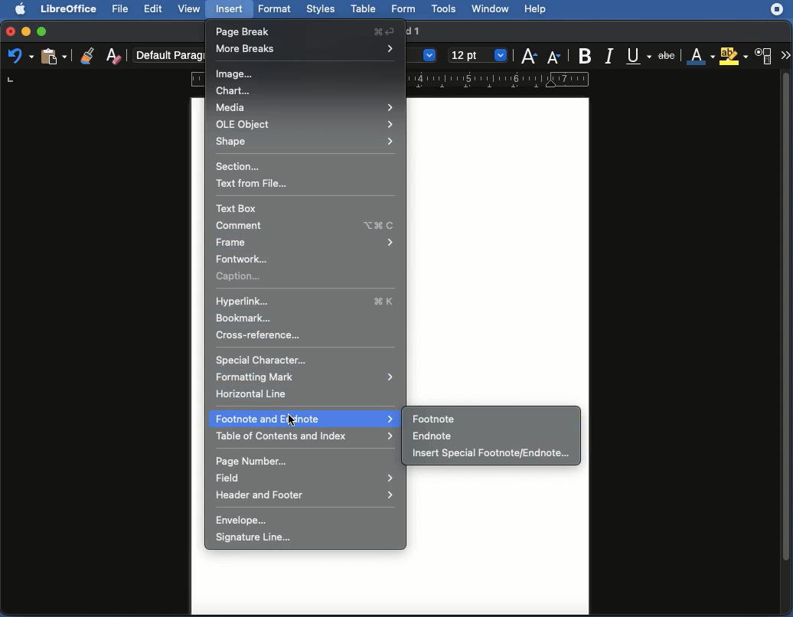 This screenshot has width=793, height=617. Describe the element at coordinates (305, 241) in the screenshot. I see `Frame` at that location.